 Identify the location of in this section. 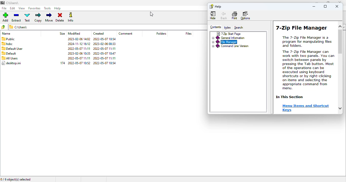
(290, 97).